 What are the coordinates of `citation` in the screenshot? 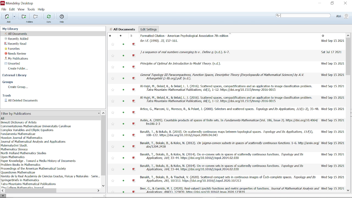 It's located at (222, 77).